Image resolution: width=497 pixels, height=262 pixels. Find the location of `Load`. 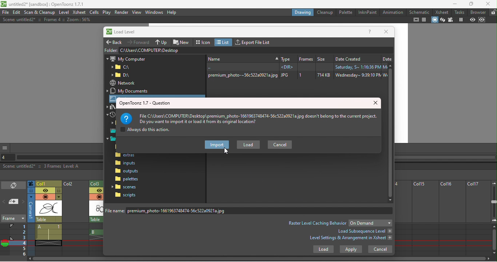

Load is located at coordinates (249, 145).